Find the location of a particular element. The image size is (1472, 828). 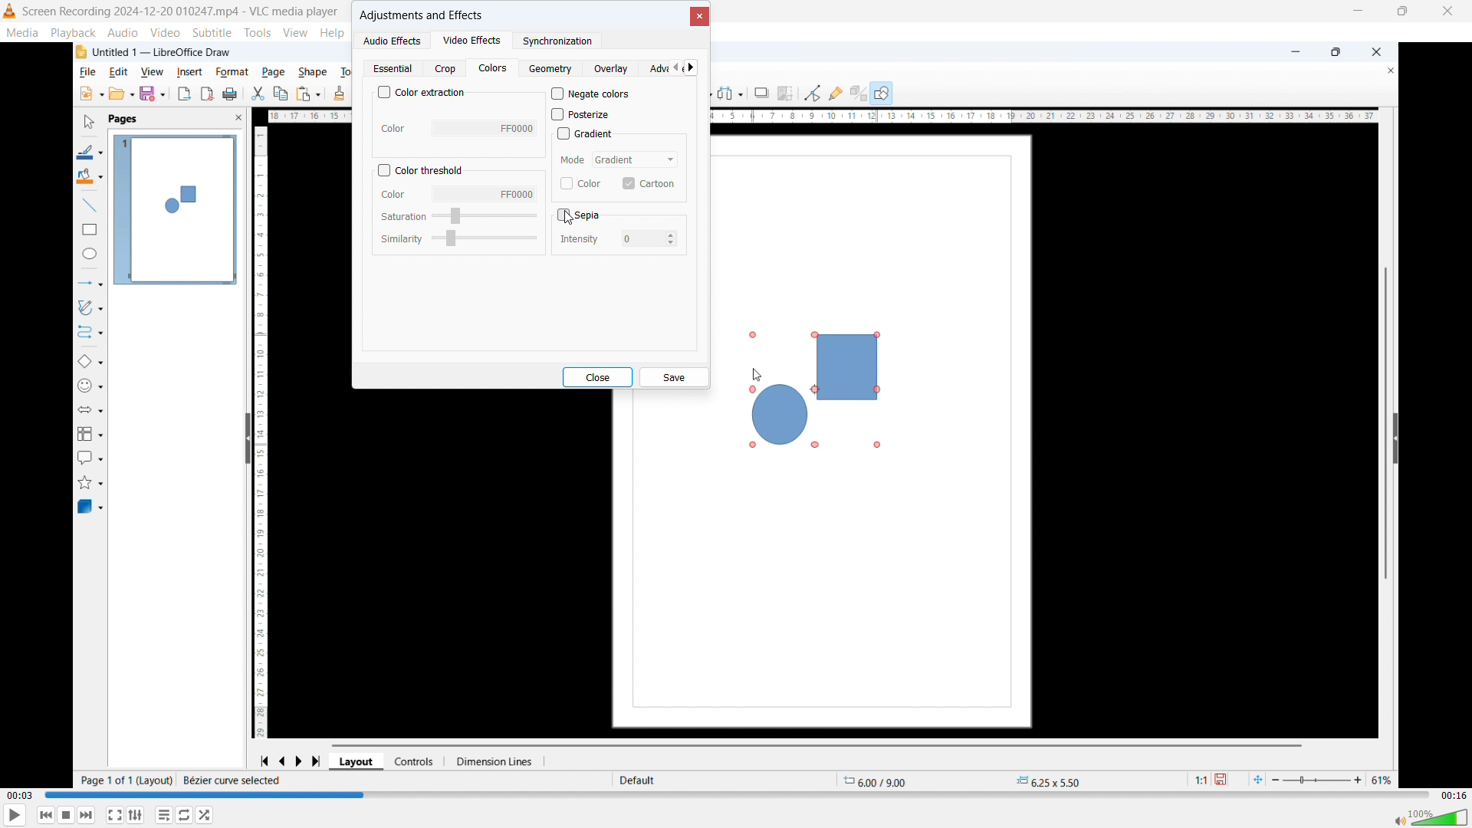

Stop playback  is located at coordinates (67, 815).